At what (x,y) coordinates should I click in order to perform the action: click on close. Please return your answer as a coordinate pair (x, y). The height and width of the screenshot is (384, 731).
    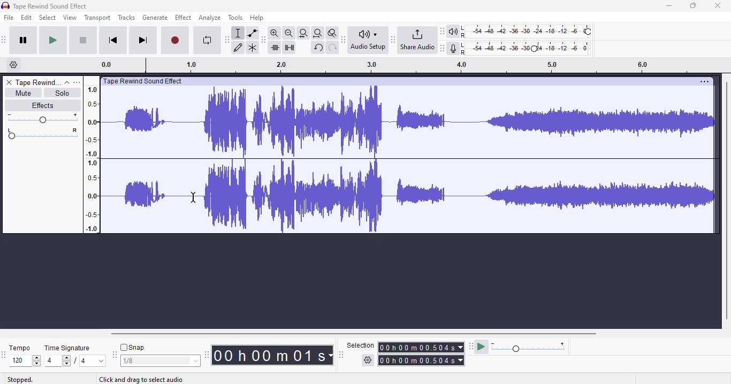
    Looking at the image, I should click on (717, 5).